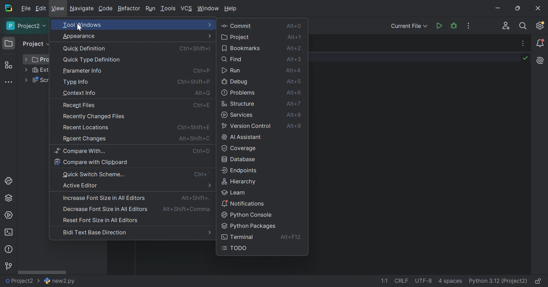  Describe the element at coordinates (241, 138) in the screenshot. I see `AI Assistant` at that location.